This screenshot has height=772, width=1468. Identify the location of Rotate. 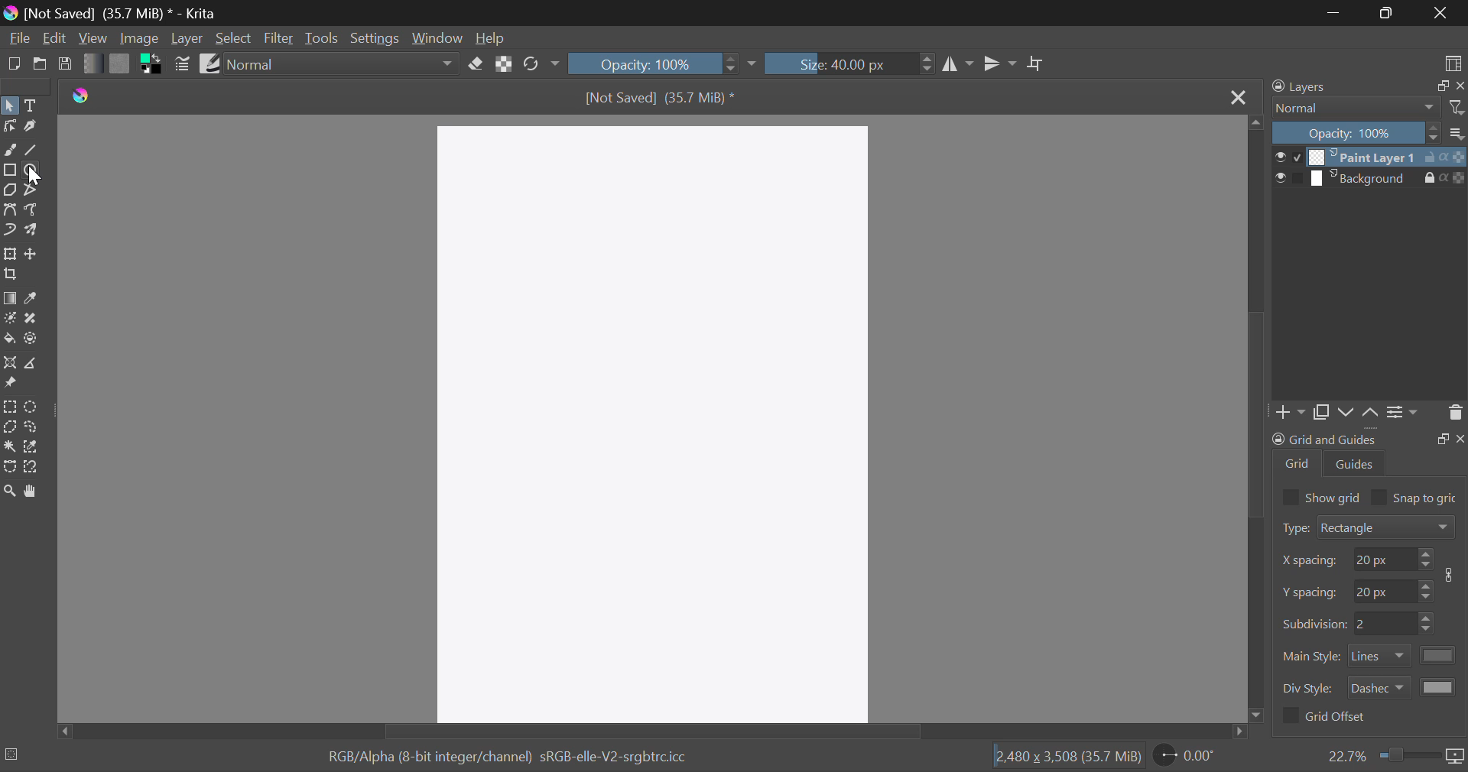
(541, 64).